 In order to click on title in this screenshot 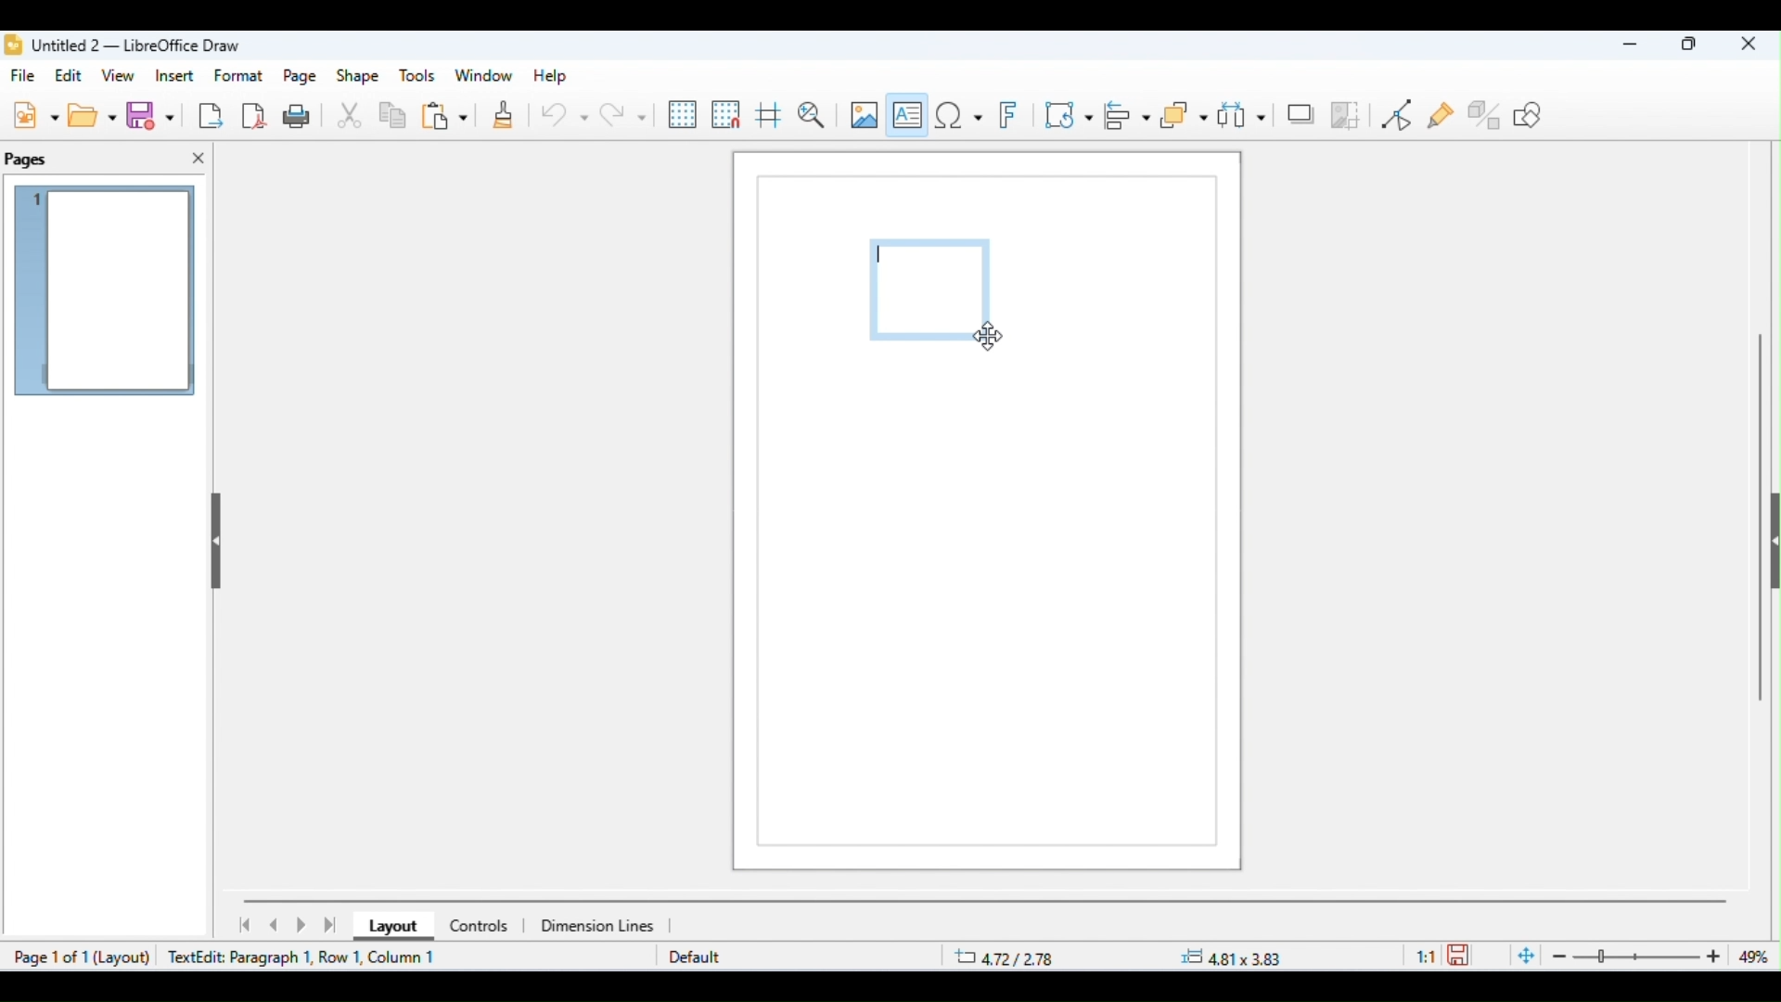, I will do `click(123, 45)`.